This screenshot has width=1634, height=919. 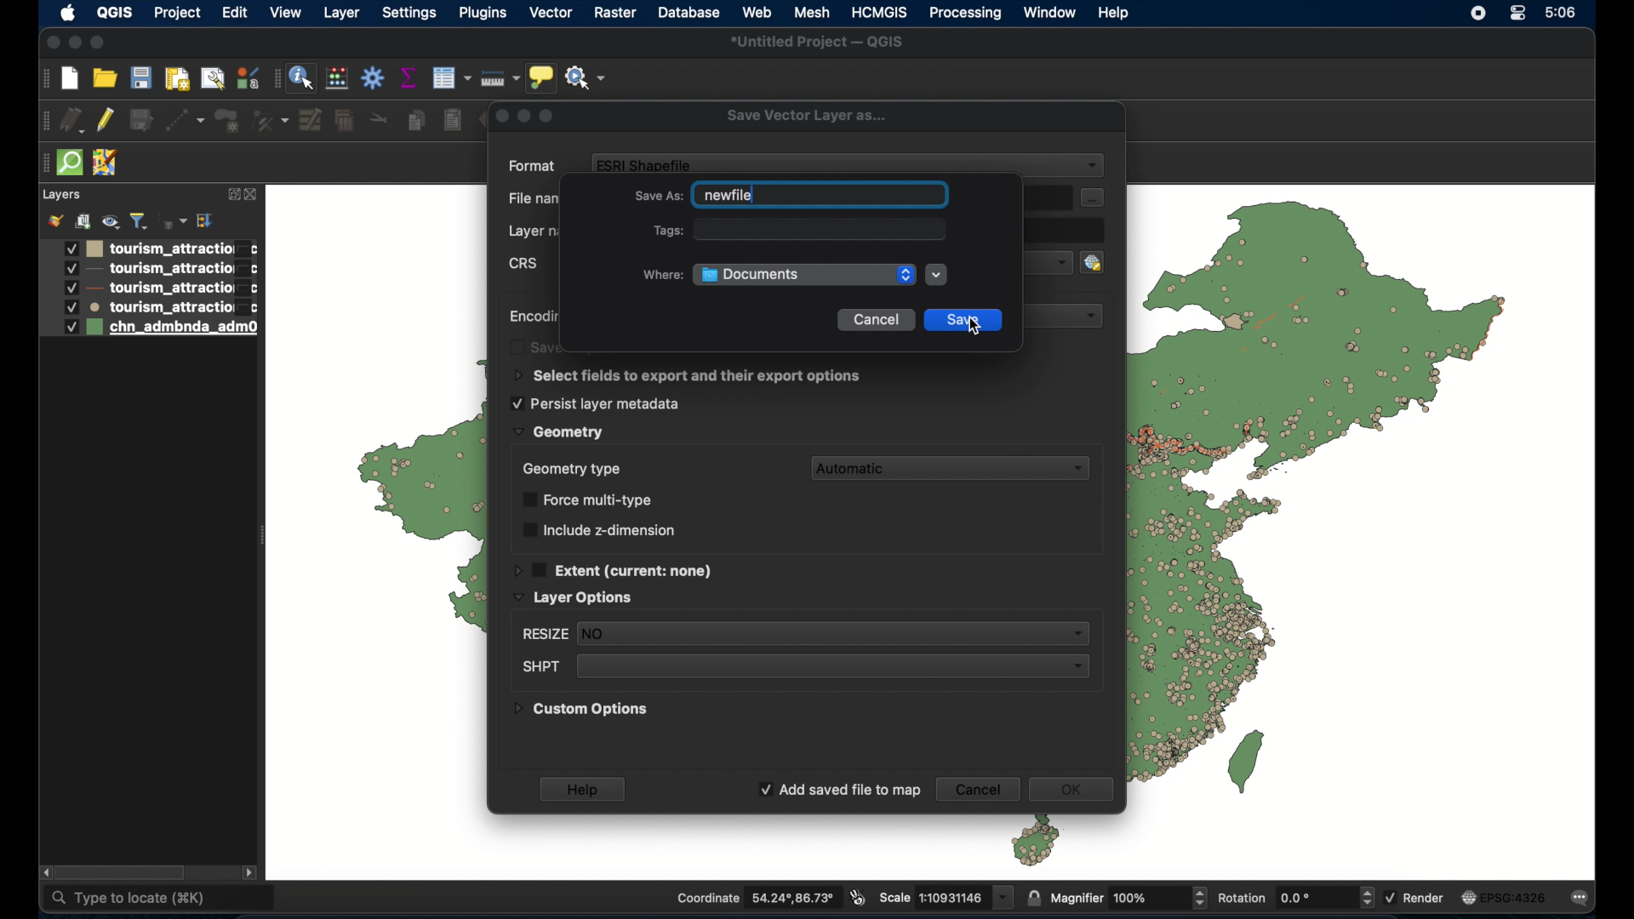 What do you see at coordinates (614, 568) in the screenshot?
I see `extent` at bounding box center [614, 568].